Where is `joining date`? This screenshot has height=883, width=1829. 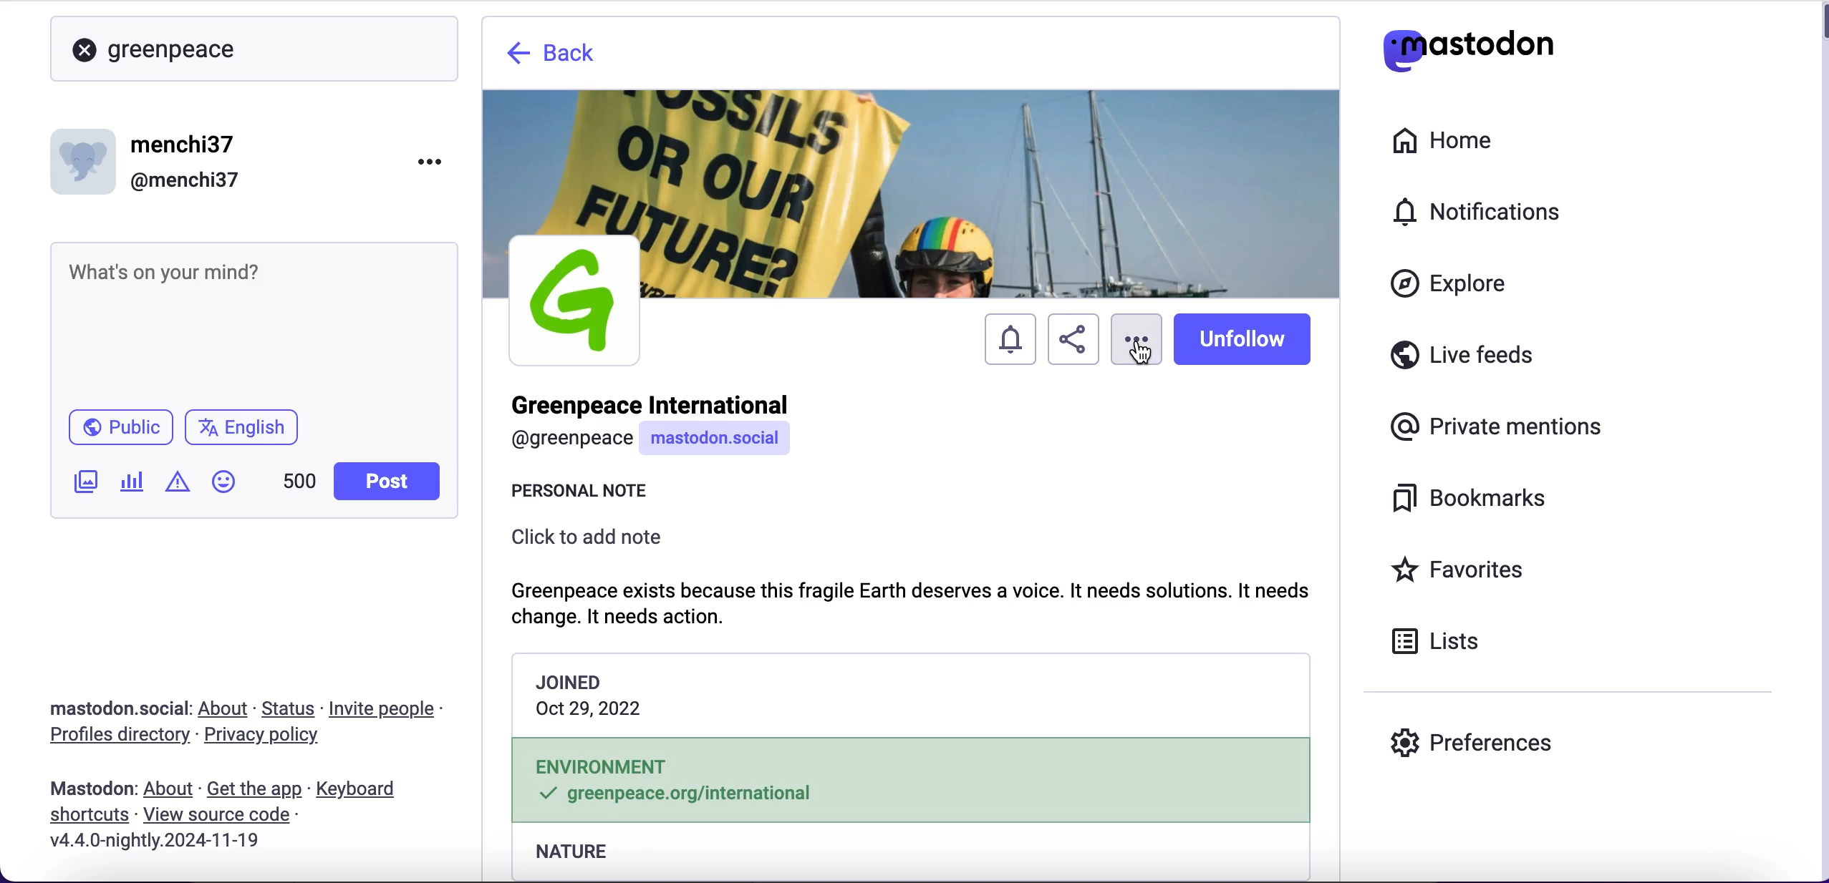
joining date is located at coordinates (912, 696).